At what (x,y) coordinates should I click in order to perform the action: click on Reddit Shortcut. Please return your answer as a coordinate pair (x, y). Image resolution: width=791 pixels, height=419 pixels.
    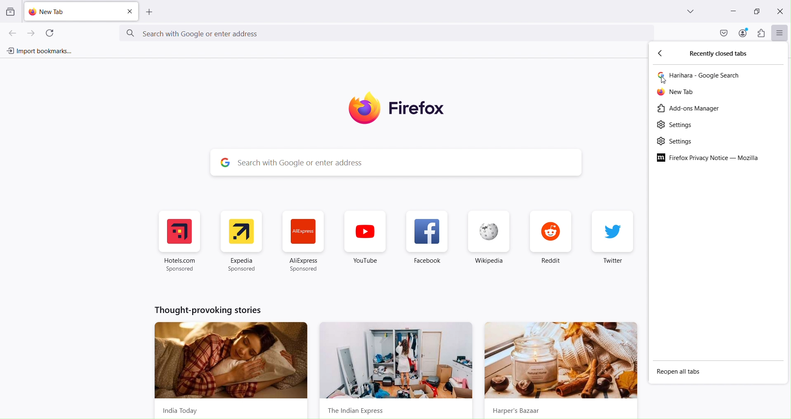
    Looking at the image, I should click on (549, 242).